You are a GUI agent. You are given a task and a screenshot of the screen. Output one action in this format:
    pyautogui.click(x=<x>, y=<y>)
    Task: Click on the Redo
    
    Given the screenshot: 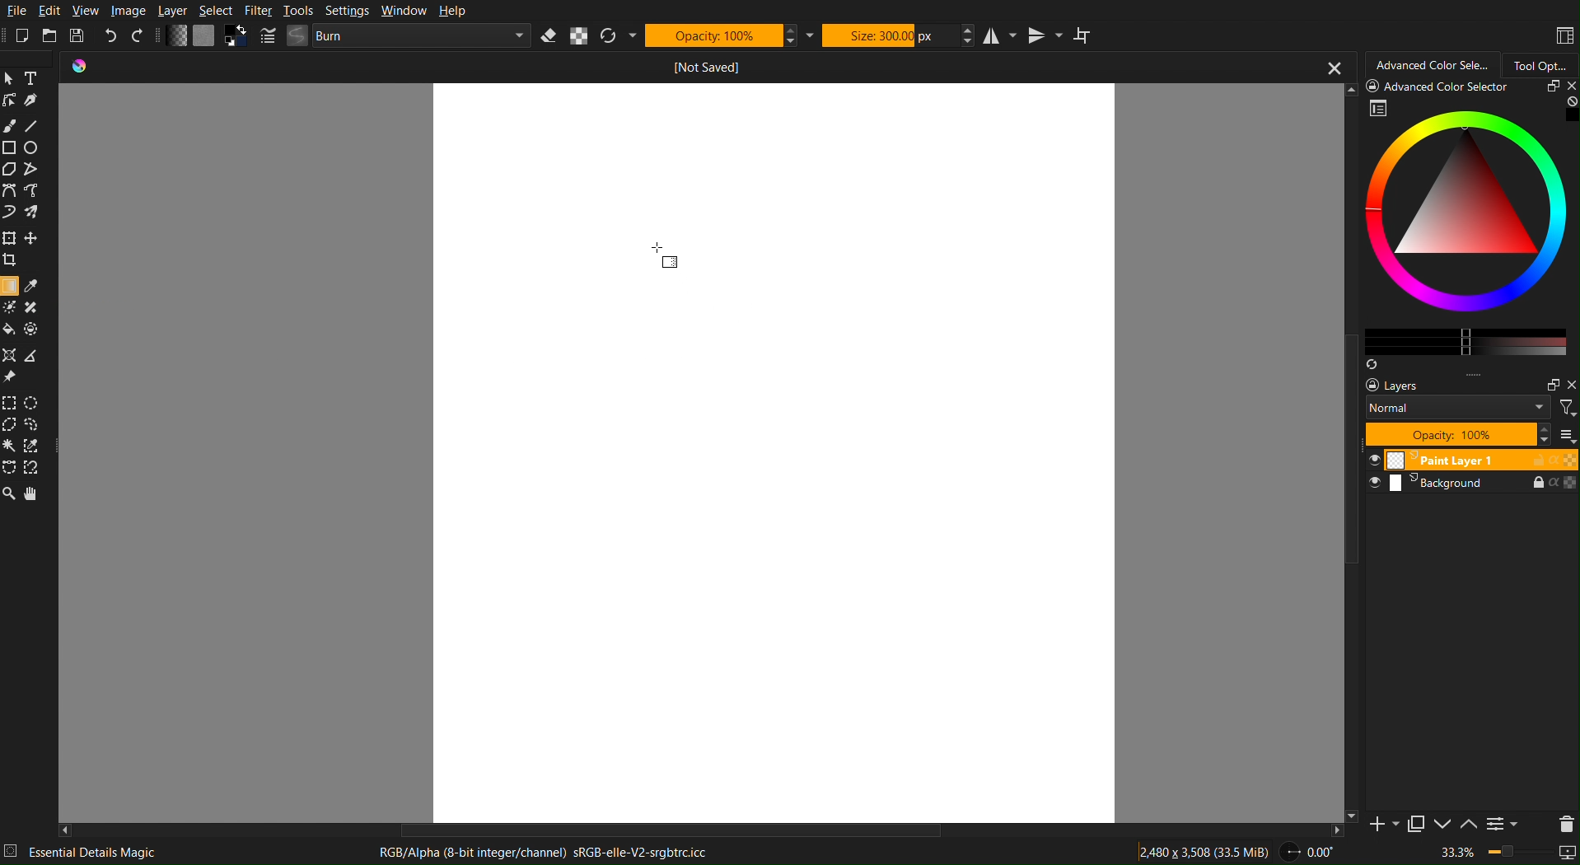 What is the action you would take?
    pyautogui.click(x=140, y=37)
    